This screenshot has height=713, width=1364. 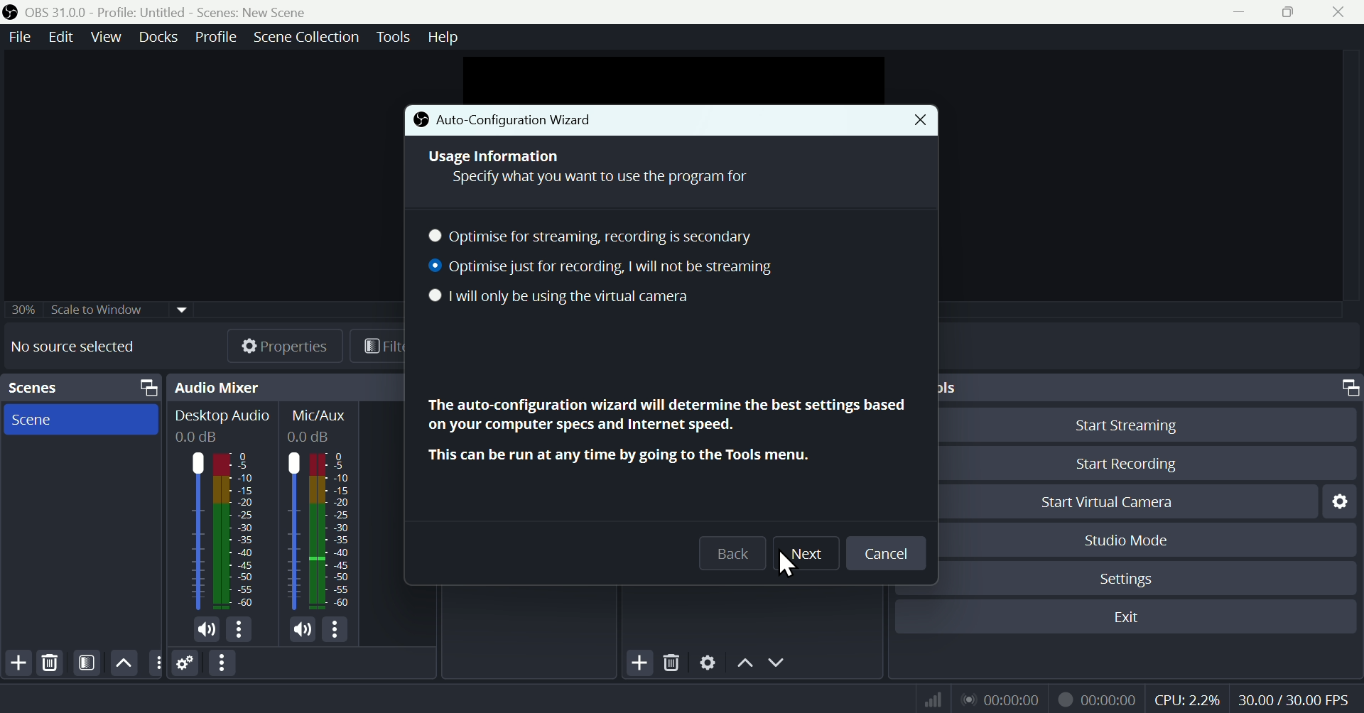 What do you see at coordinates (928, 699) in the screenshot?
I see `Signal` at bounding box center [928, 699].